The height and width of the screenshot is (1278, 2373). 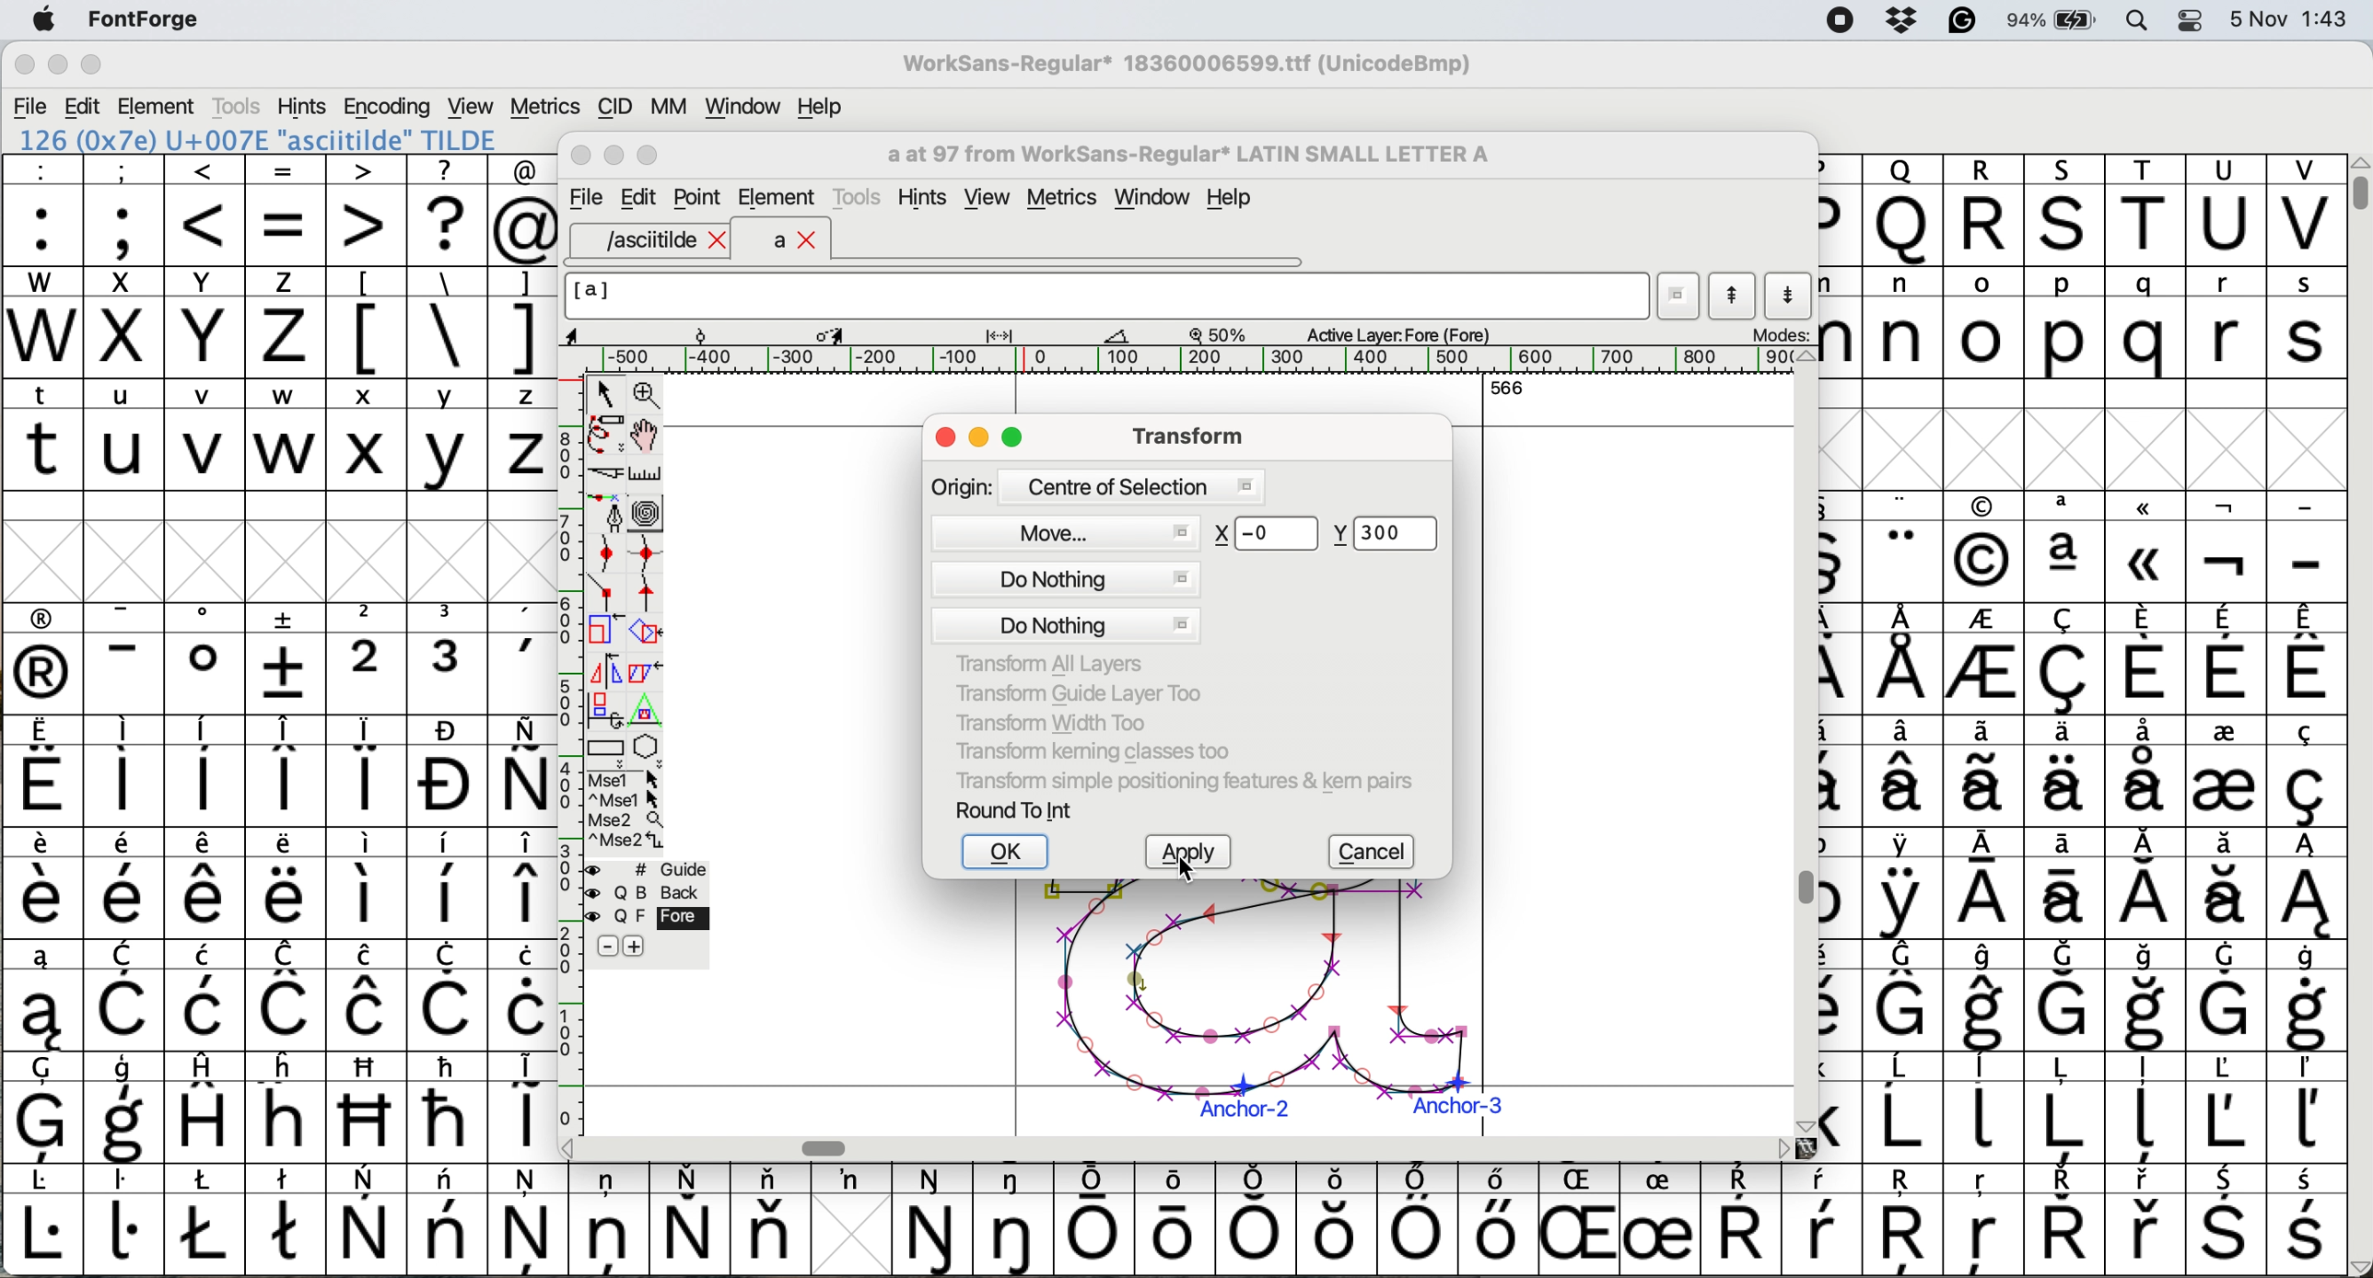 What do you see at coordinates (2063, 1107) in the screenshot?
I see `symbol` at bounding box center [2063, 1107].